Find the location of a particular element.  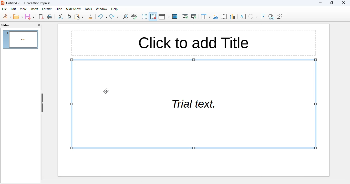

close is located at coordinates (344, 3).